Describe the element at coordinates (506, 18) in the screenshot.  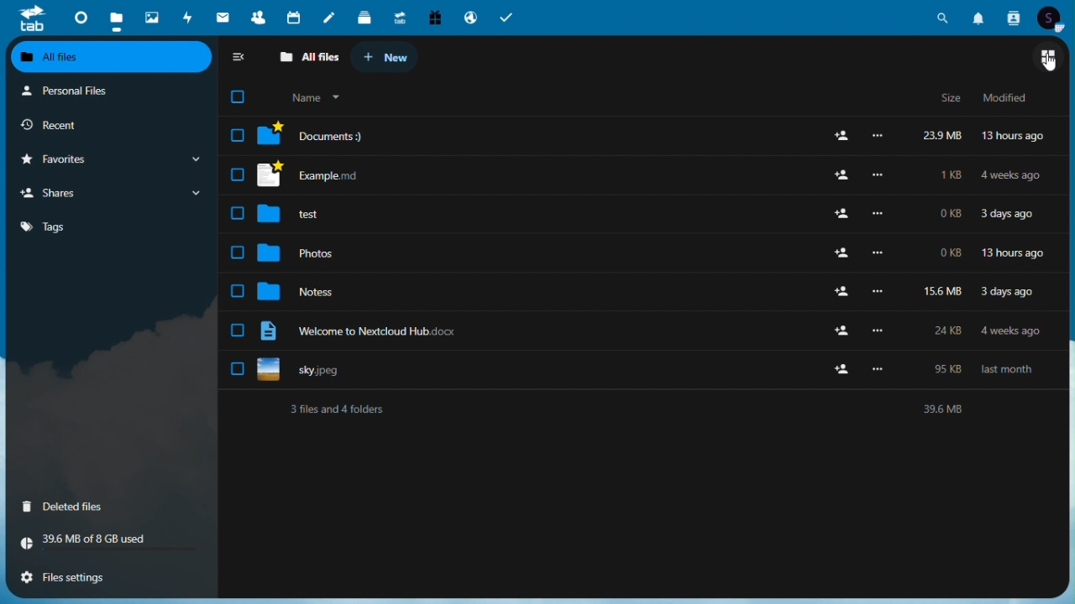
I see `tasks` at that location.